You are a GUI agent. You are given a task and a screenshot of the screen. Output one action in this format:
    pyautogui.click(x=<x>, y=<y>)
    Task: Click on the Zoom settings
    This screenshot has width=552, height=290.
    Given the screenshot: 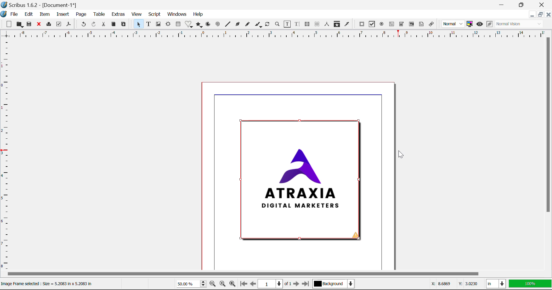 What is the action you would take?
    pyautogui.click(x=222, y=284)
    